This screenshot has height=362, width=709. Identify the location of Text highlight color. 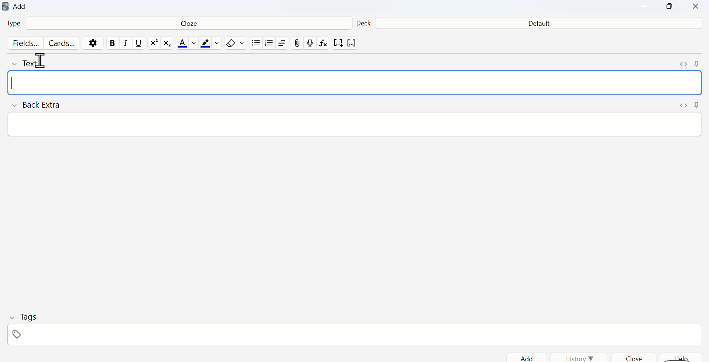
(211, 44).